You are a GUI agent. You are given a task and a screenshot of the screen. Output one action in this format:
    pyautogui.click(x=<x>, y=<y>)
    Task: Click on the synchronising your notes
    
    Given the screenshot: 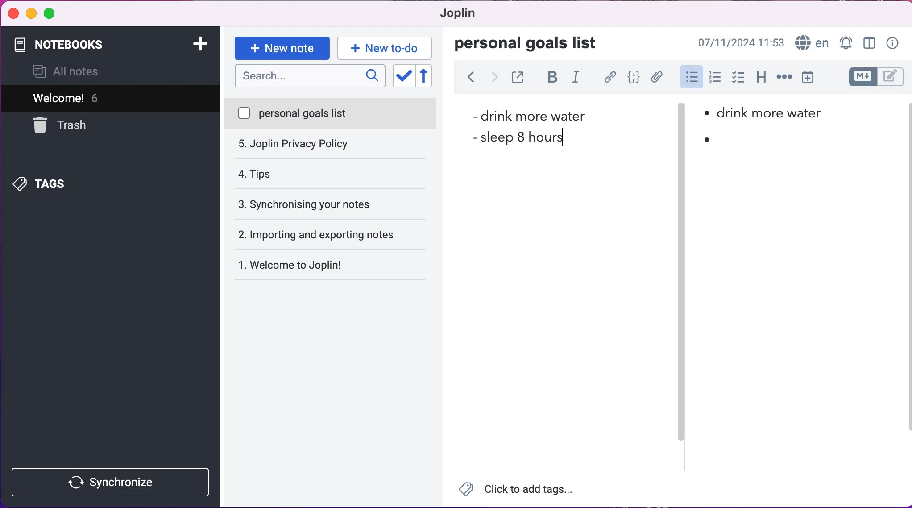 What is the action you would take?
    pyautogui.click(x=331, y=174)
    